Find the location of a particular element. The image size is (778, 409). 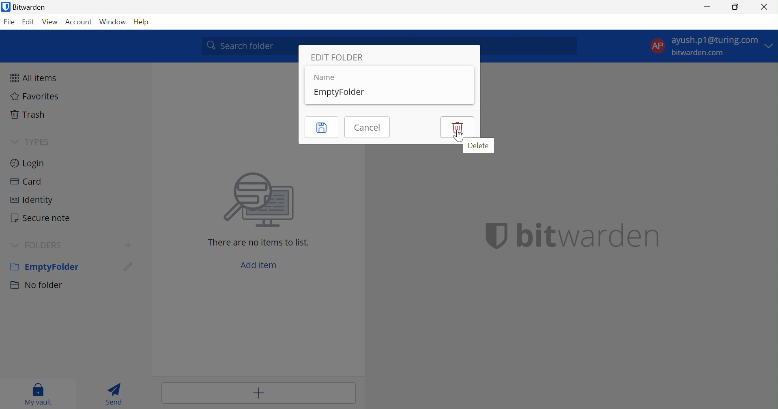

Send is located at coordinates (118, 394).